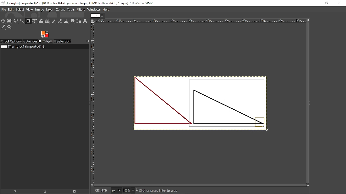 This screenshot has width=346, height=194. What do you see at coordinates (30, 41) in the screenshot?
I see `Devices` at bounding box center [30, 41].